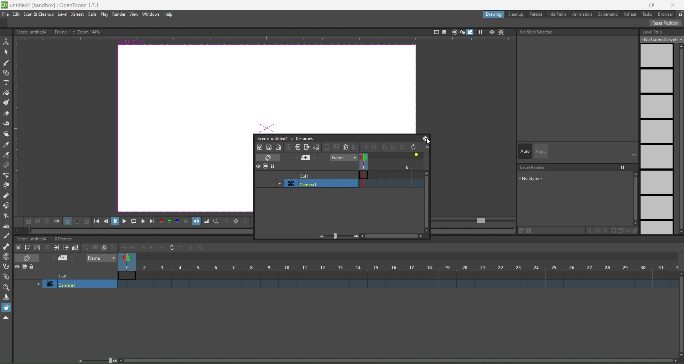 The width and height of the screenshot is (684, 364). What do you see at coordinates (7, 307) in the screenshot?
I see `hand tool` at bounding box center [7, 307].